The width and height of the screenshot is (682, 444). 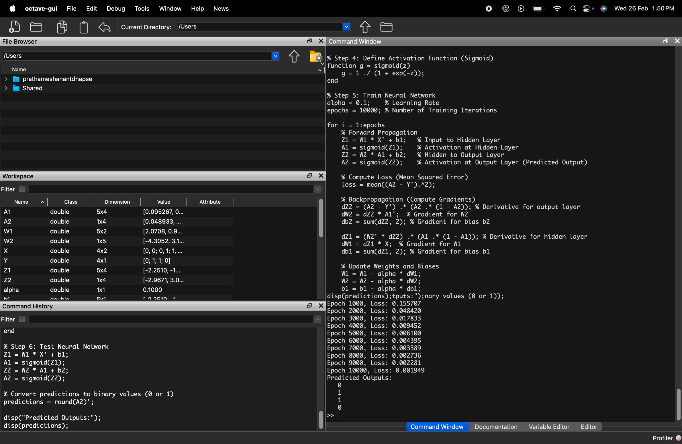 What do you see at coordinates (102, 280) in the screenshot?
I see `1x4` at bounding box center [102, 280].